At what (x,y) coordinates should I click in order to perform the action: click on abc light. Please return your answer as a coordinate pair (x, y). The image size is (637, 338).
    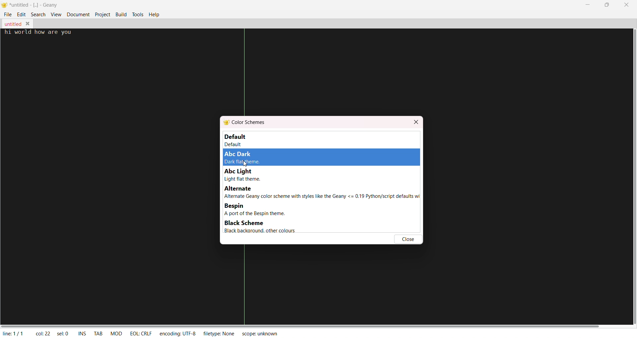
    Looking at the image, I should click on (236, 171).